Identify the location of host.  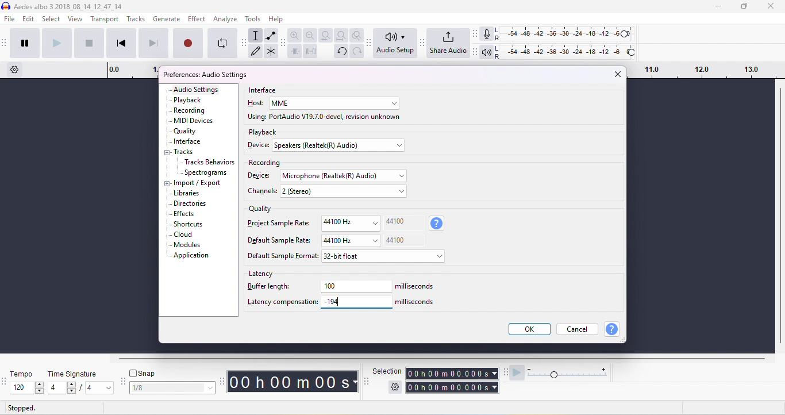
(256, 103).